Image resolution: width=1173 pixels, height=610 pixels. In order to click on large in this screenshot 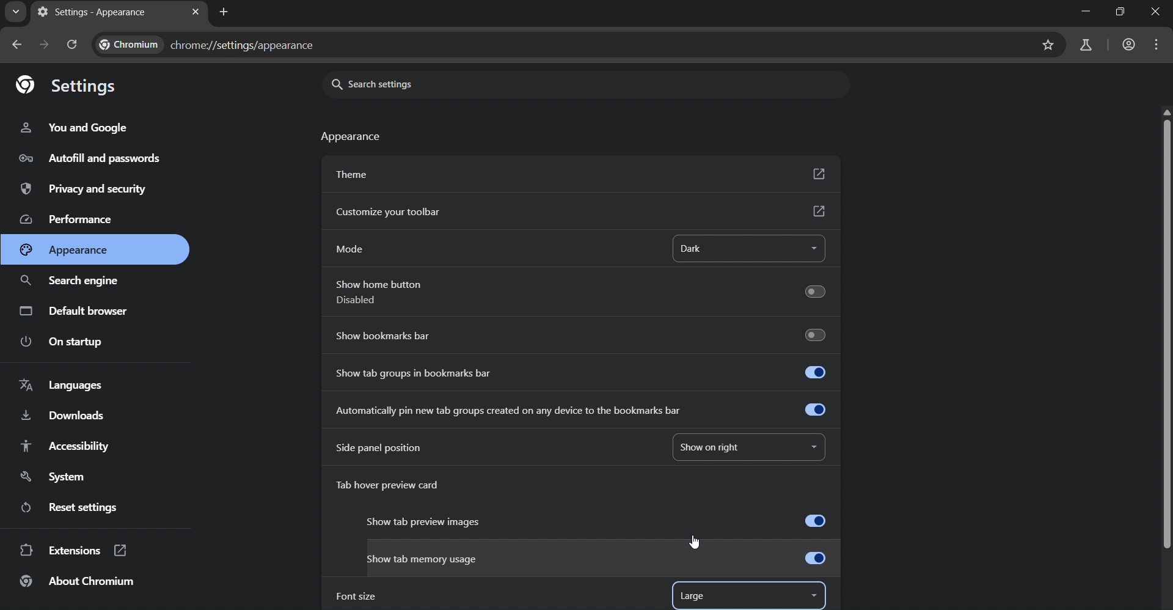, I will do `click(696, 597)`.